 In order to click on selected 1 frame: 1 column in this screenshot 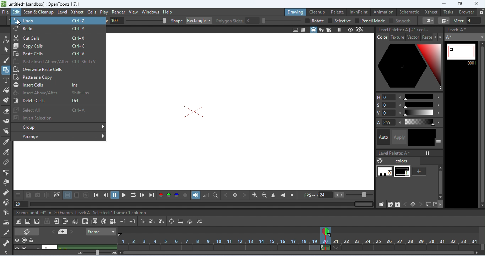, I will do `click(120, 212)`.